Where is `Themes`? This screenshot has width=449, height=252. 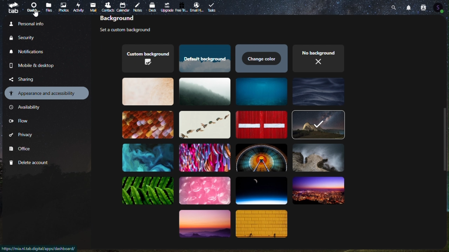
Themes is located at coordinates (146, 58).